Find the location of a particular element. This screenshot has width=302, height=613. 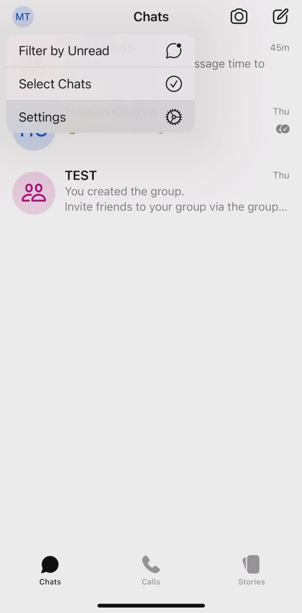

half circle is located at coordinates (34, 142).